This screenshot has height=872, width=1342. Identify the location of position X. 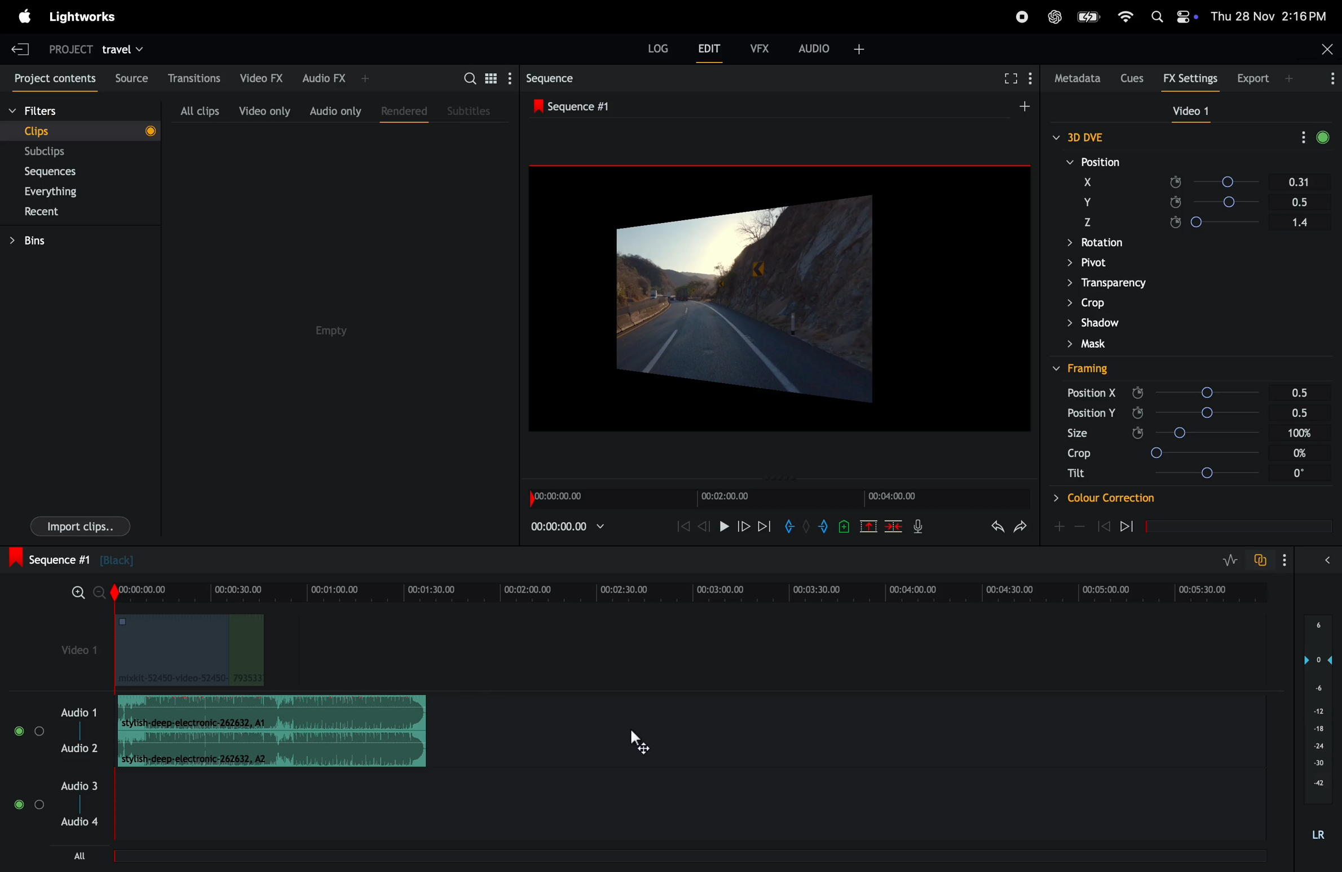
(1092, 162).